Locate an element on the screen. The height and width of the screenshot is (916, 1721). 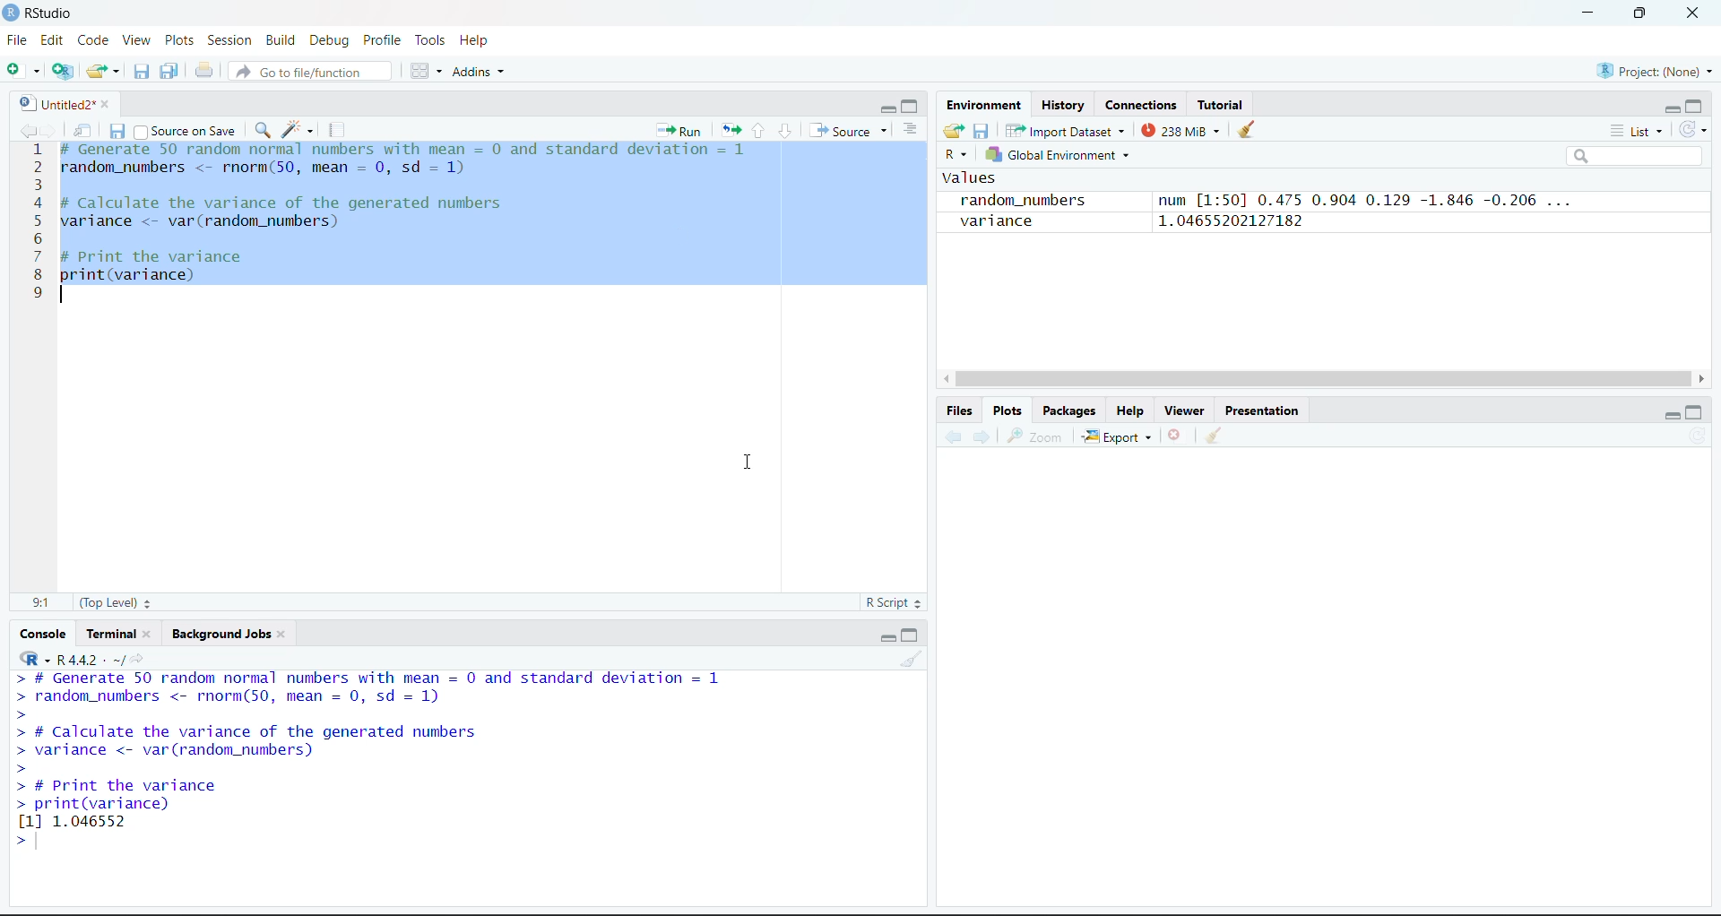
maximize is located at coordinates (1694, 411).